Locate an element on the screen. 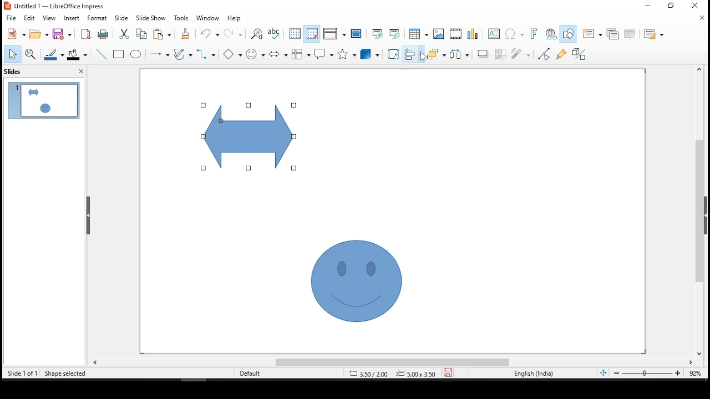  delete slide is located at coordinates (630, 34).